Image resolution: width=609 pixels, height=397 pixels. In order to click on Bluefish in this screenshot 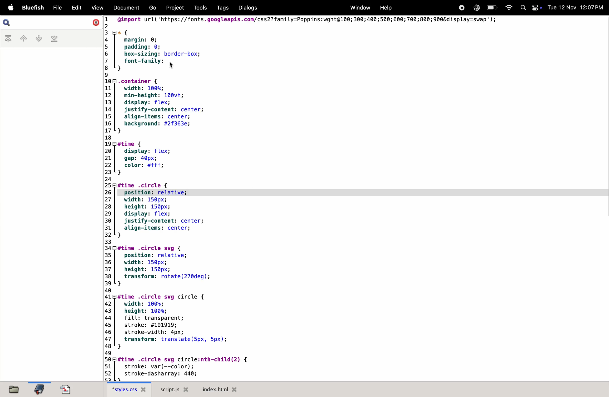, I will do `click(34, 8)`.